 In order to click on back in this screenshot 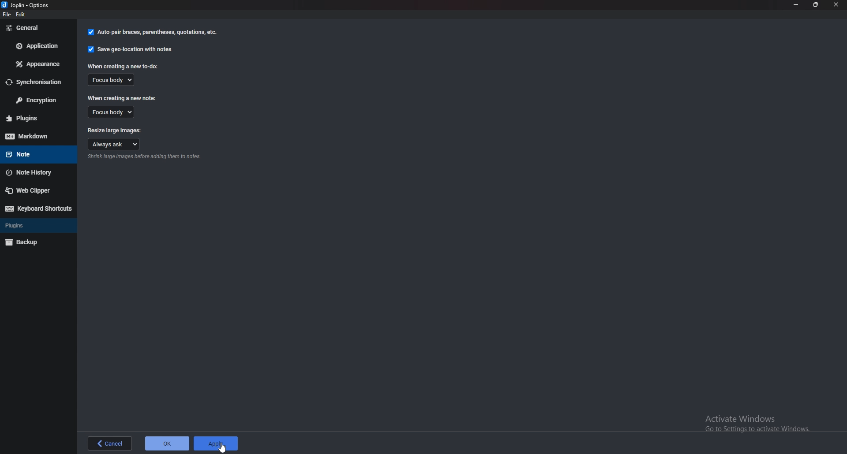, I will do `click(110, 442)`.